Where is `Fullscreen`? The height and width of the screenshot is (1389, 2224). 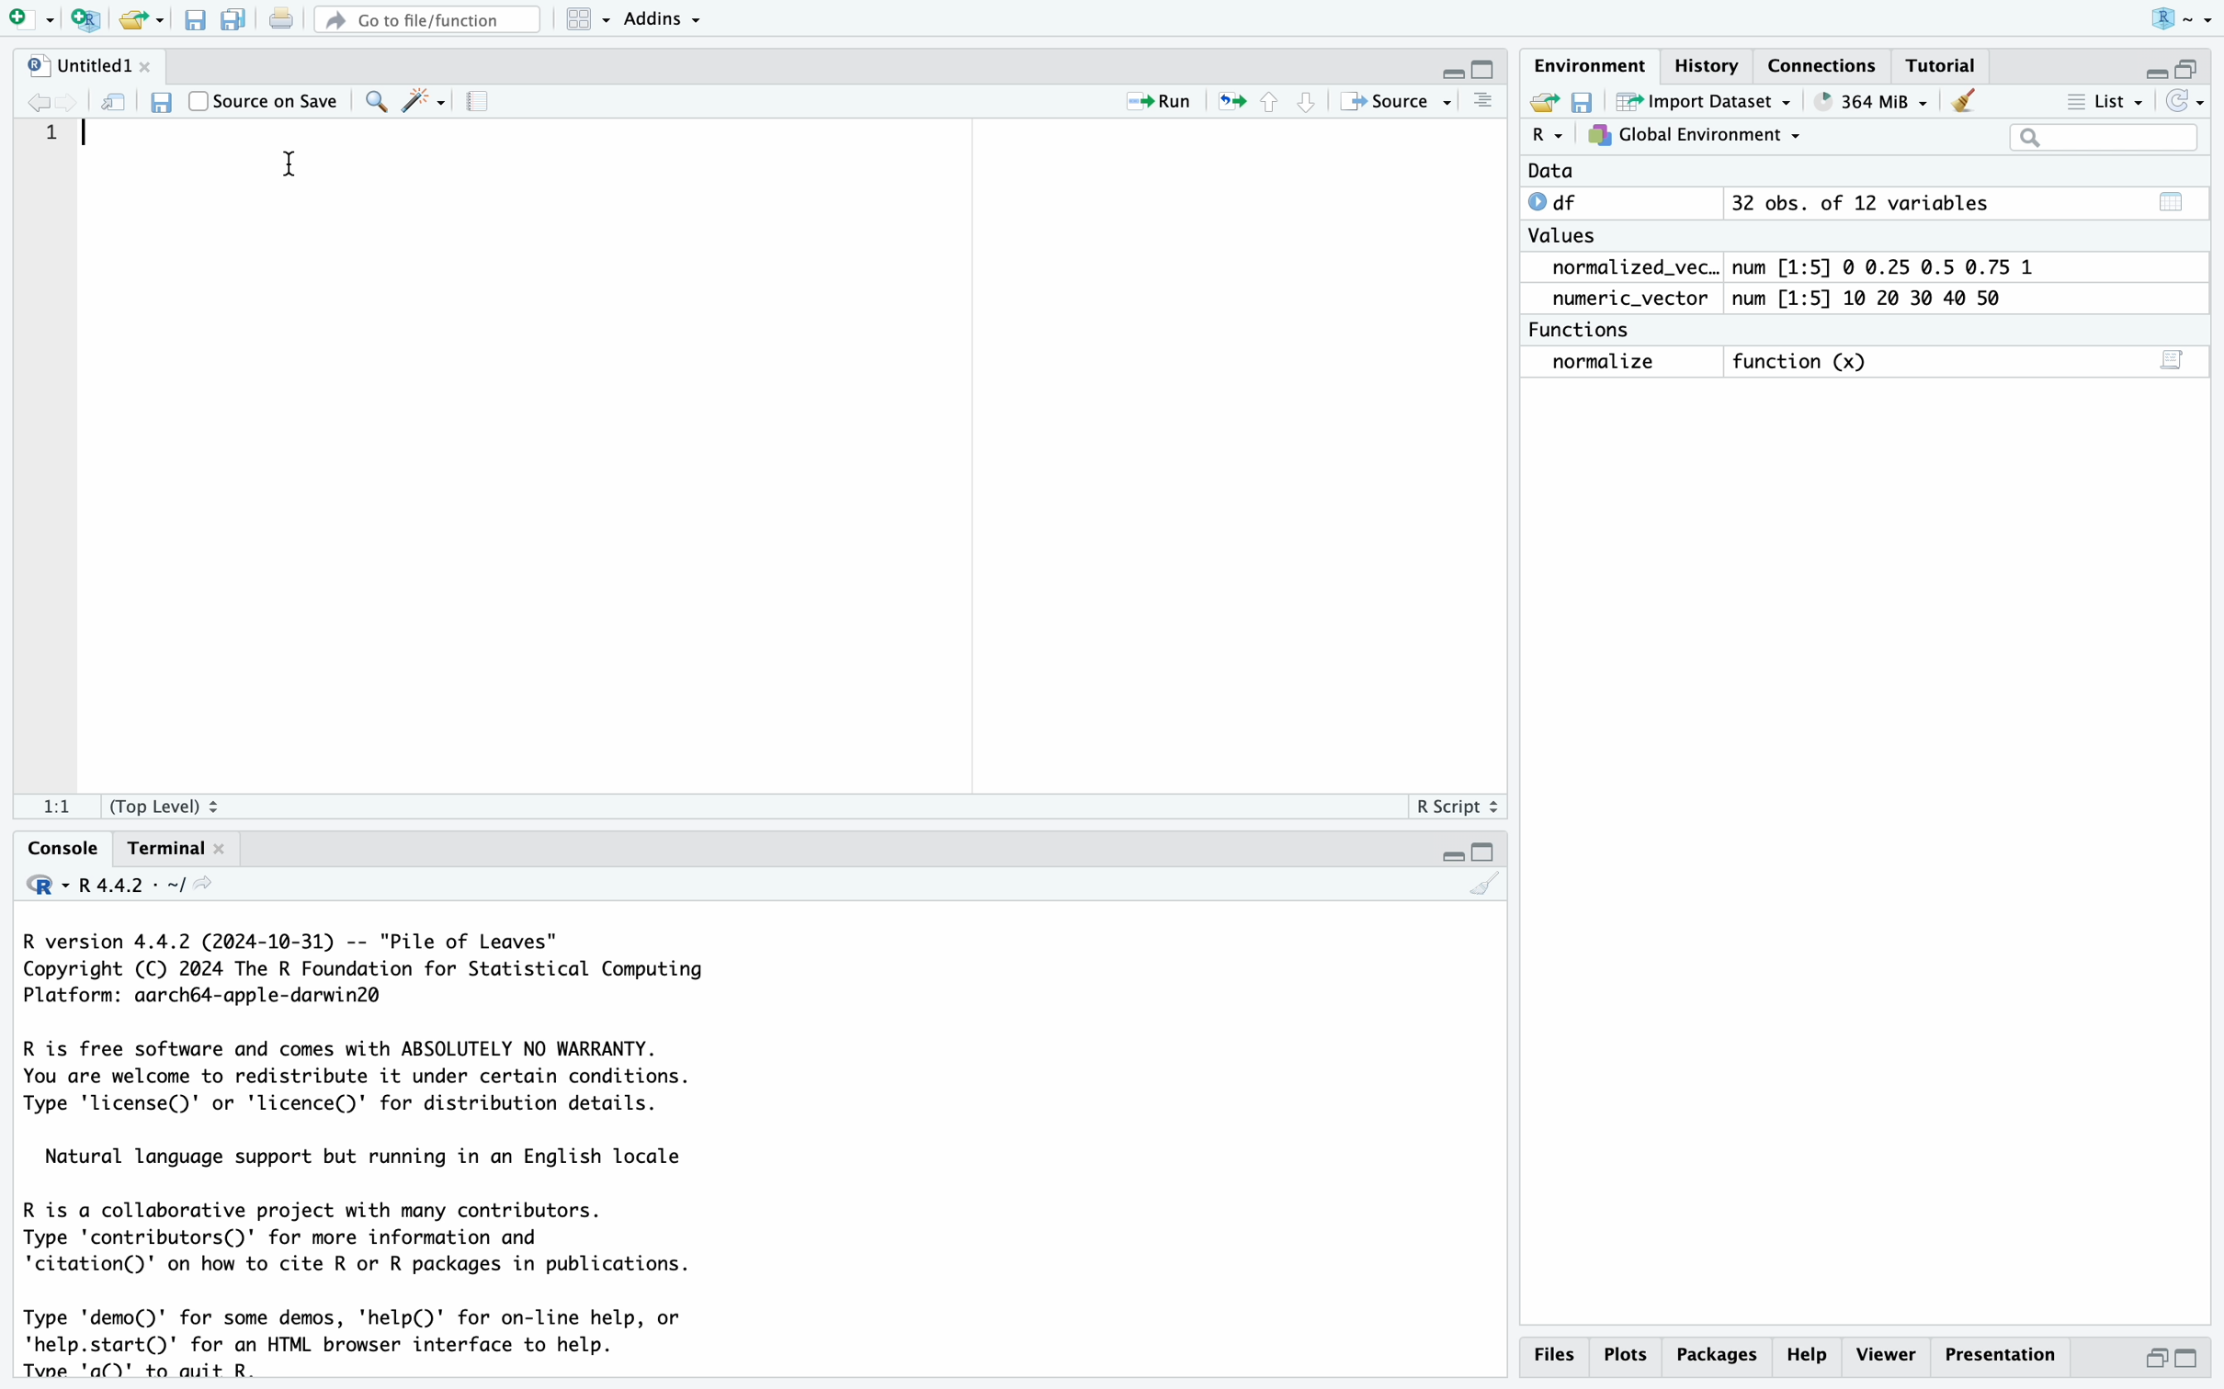 Fullscreen is located at coordinates (1462, 853).